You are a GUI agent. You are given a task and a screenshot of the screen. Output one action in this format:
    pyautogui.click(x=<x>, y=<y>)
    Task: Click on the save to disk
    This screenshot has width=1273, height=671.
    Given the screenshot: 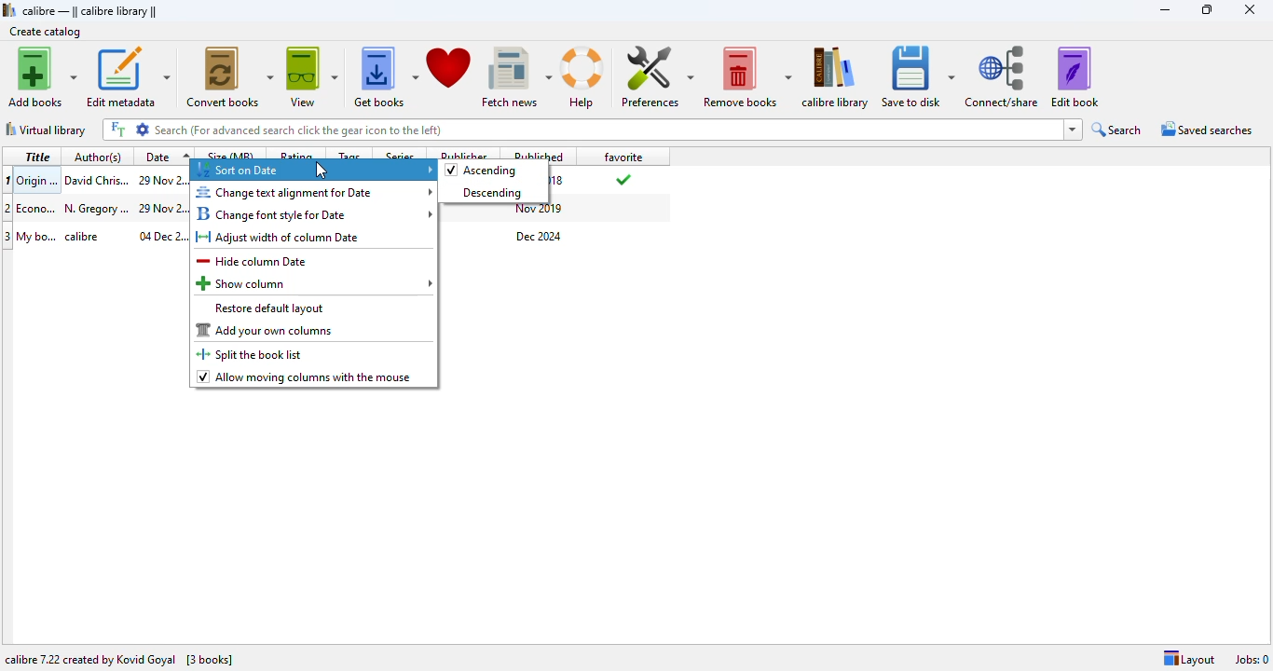 What is the action you would take?
    pyautogui.click(x=916, y=76)
    